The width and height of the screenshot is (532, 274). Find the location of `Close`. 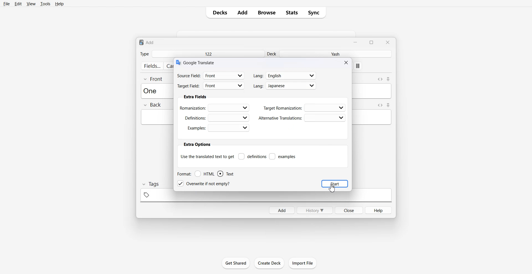

Close is located at coordinates (347, 62).